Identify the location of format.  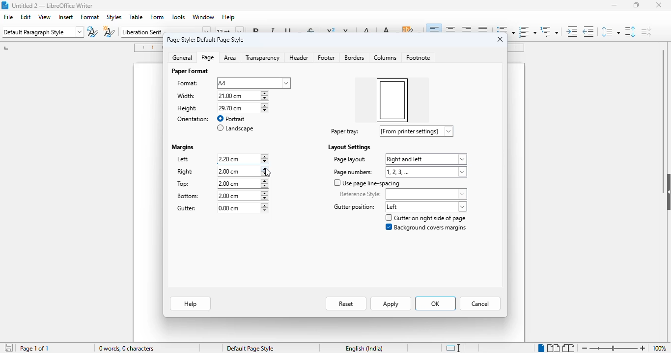
(188, 84).